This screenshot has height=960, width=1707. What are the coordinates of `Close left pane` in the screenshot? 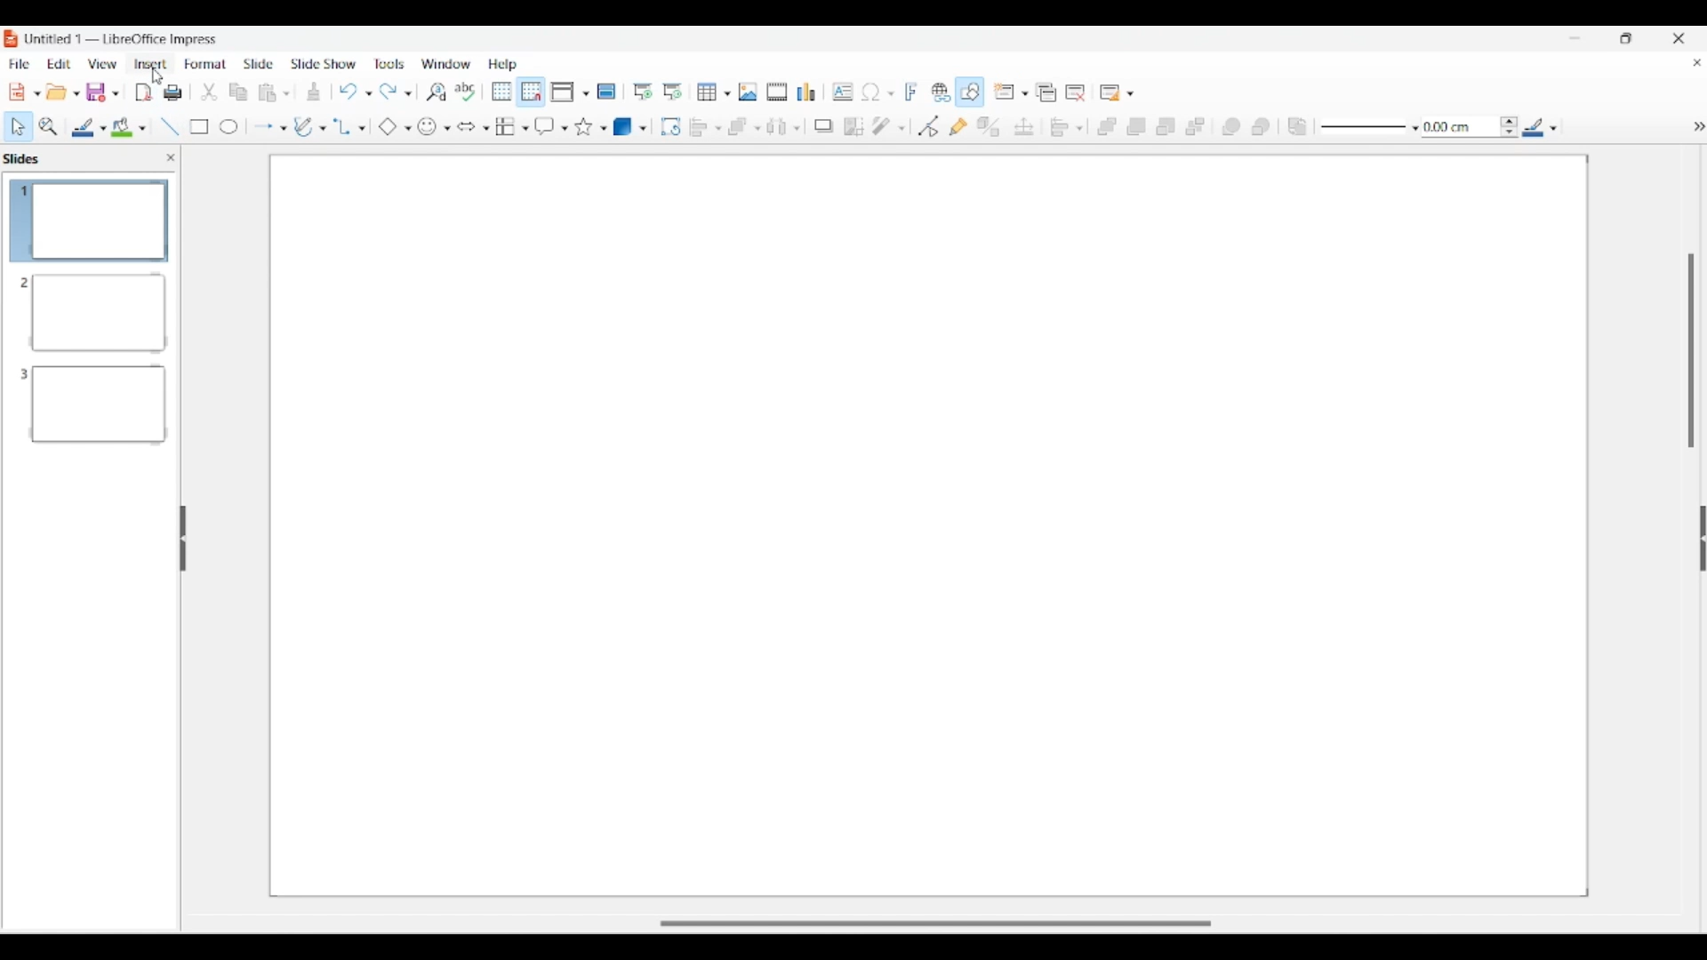 It's located at (171, 158).